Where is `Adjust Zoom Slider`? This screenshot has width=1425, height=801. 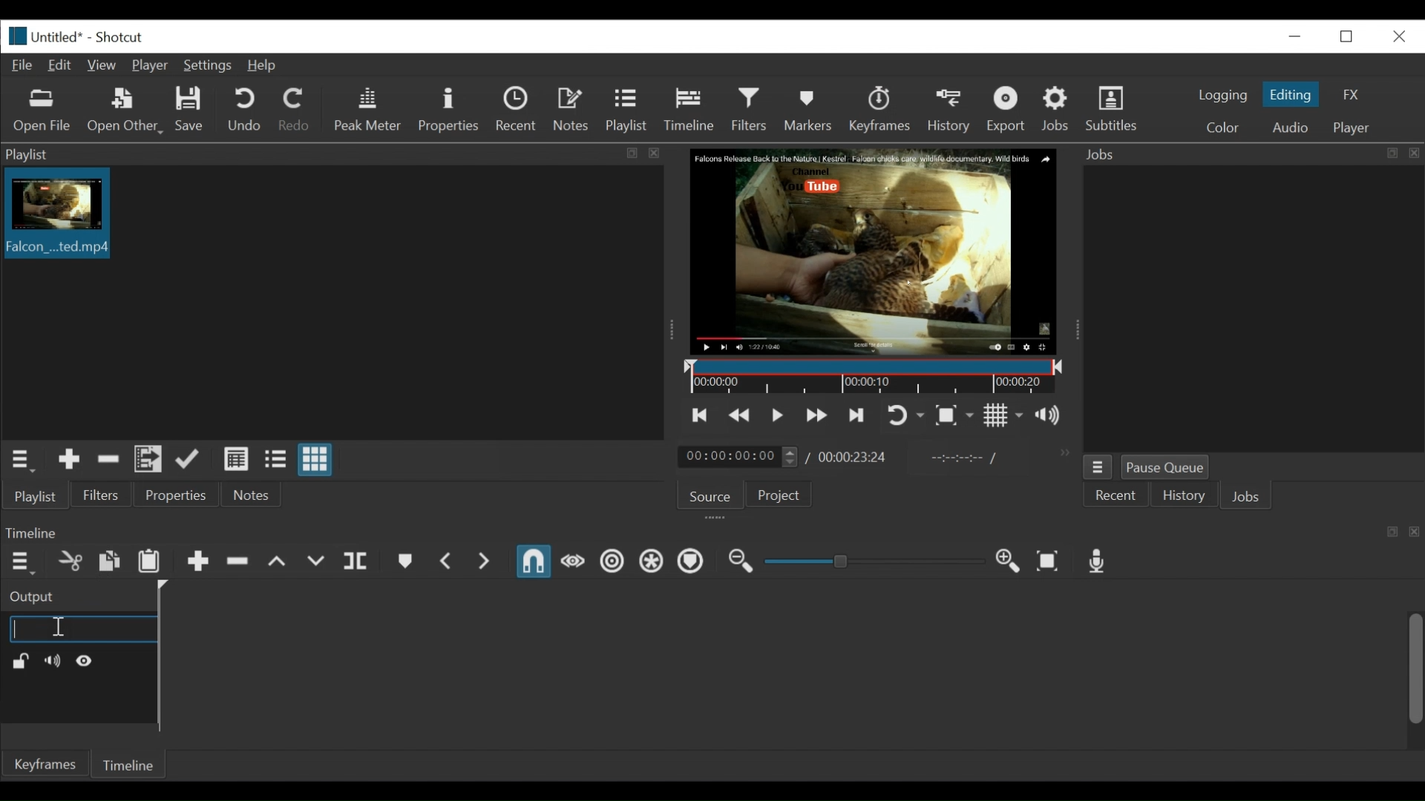
Adjust Zoom Slider is located at coordinates (874, 561).